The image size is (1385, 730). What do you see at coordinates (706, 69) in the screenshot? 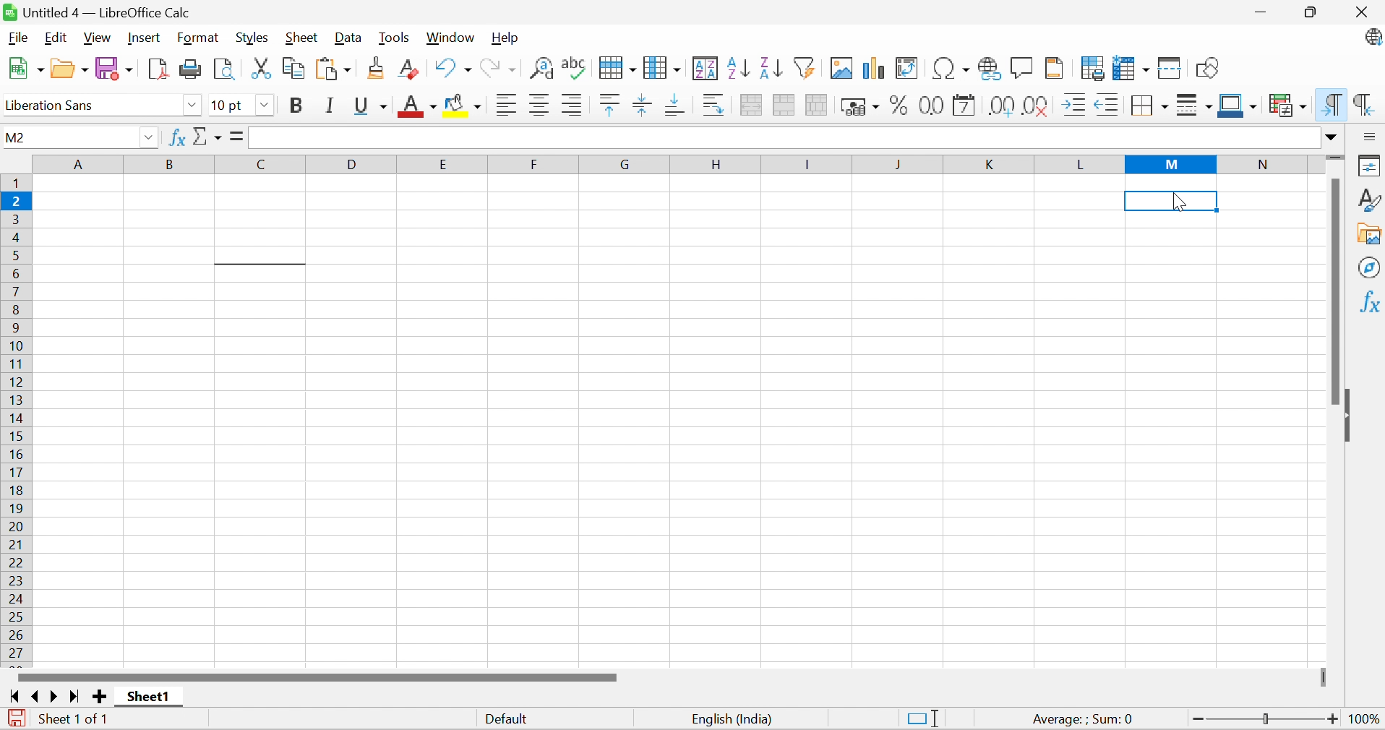
I see `Sort` at bounding box center [706, 69].